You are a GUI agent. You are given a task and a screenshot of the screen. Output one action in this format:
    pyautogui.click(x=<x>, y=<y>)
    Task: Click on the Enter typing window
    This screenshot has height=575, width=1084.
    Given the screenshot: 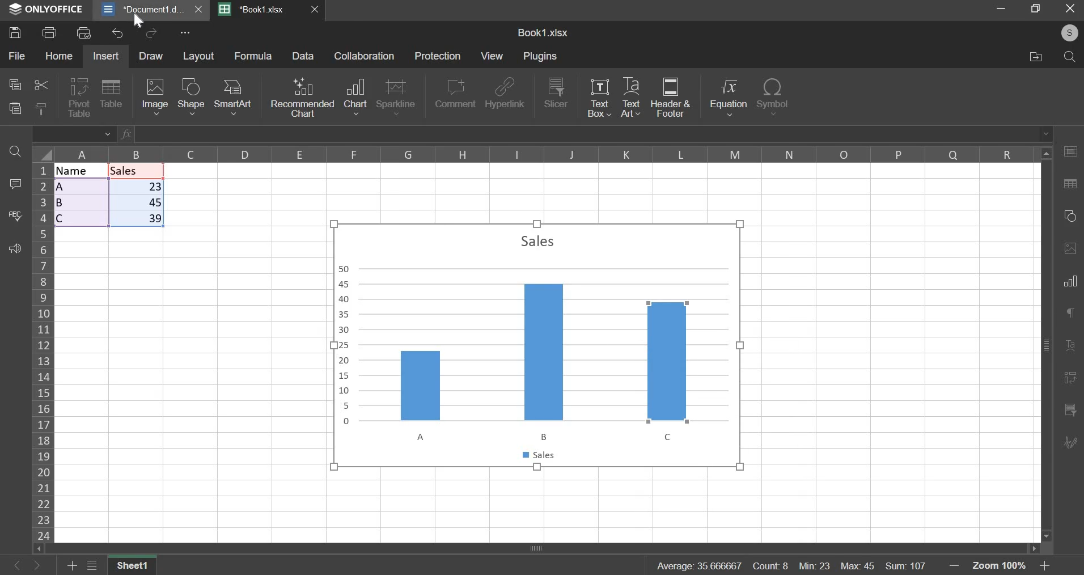 What is the action you would take?
    pyautogui.click(x=598, y=134)
    